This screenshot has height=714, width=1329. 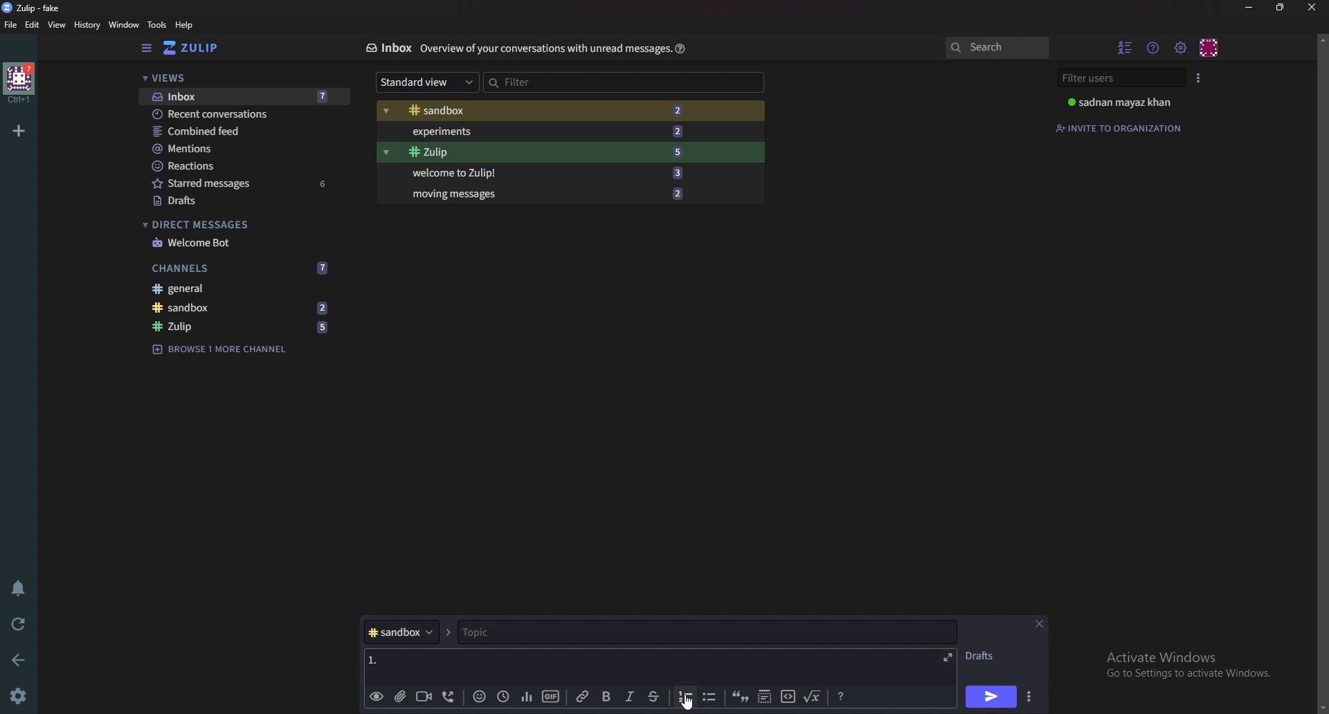 I want to click on Drafts, so click(x=985, y=656).